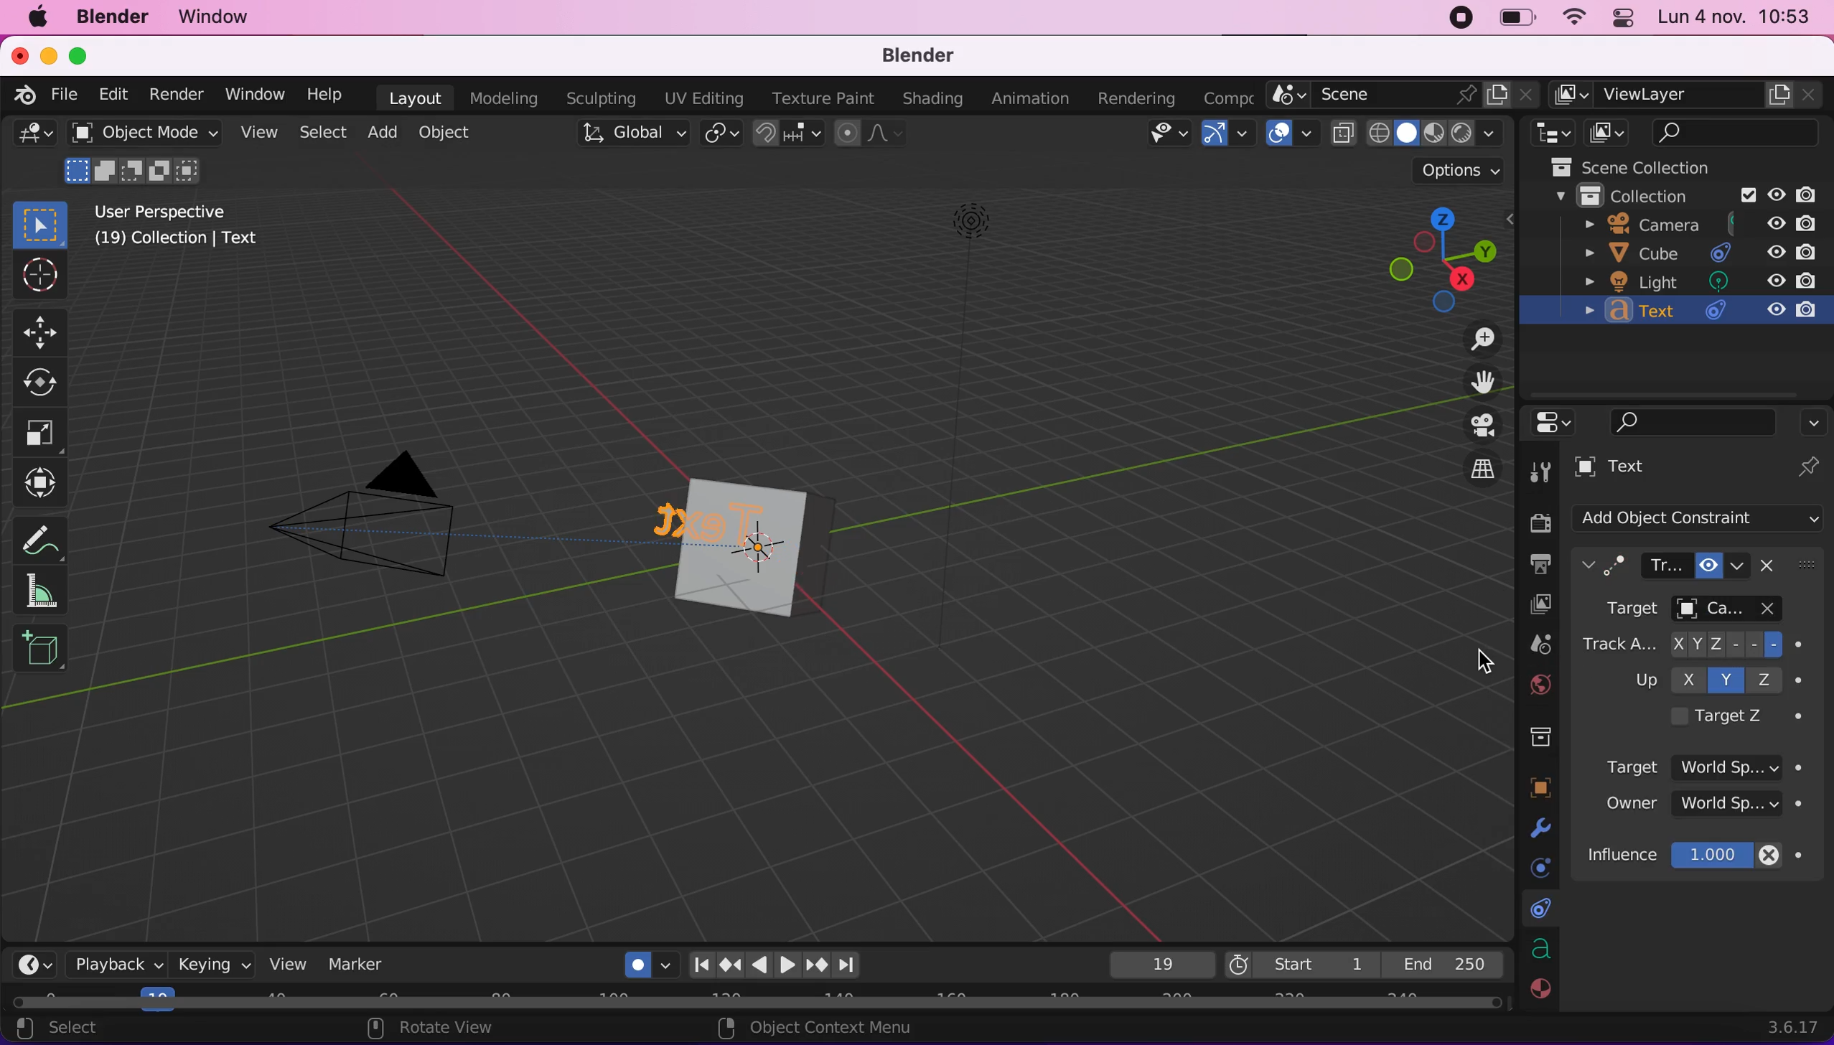 Image resolution: width=1834 pixels, height=1045 pixels. What do you see at coordinates (1540, 683) in the screenshot?
I see `world` at bounding box center [1540, 683].